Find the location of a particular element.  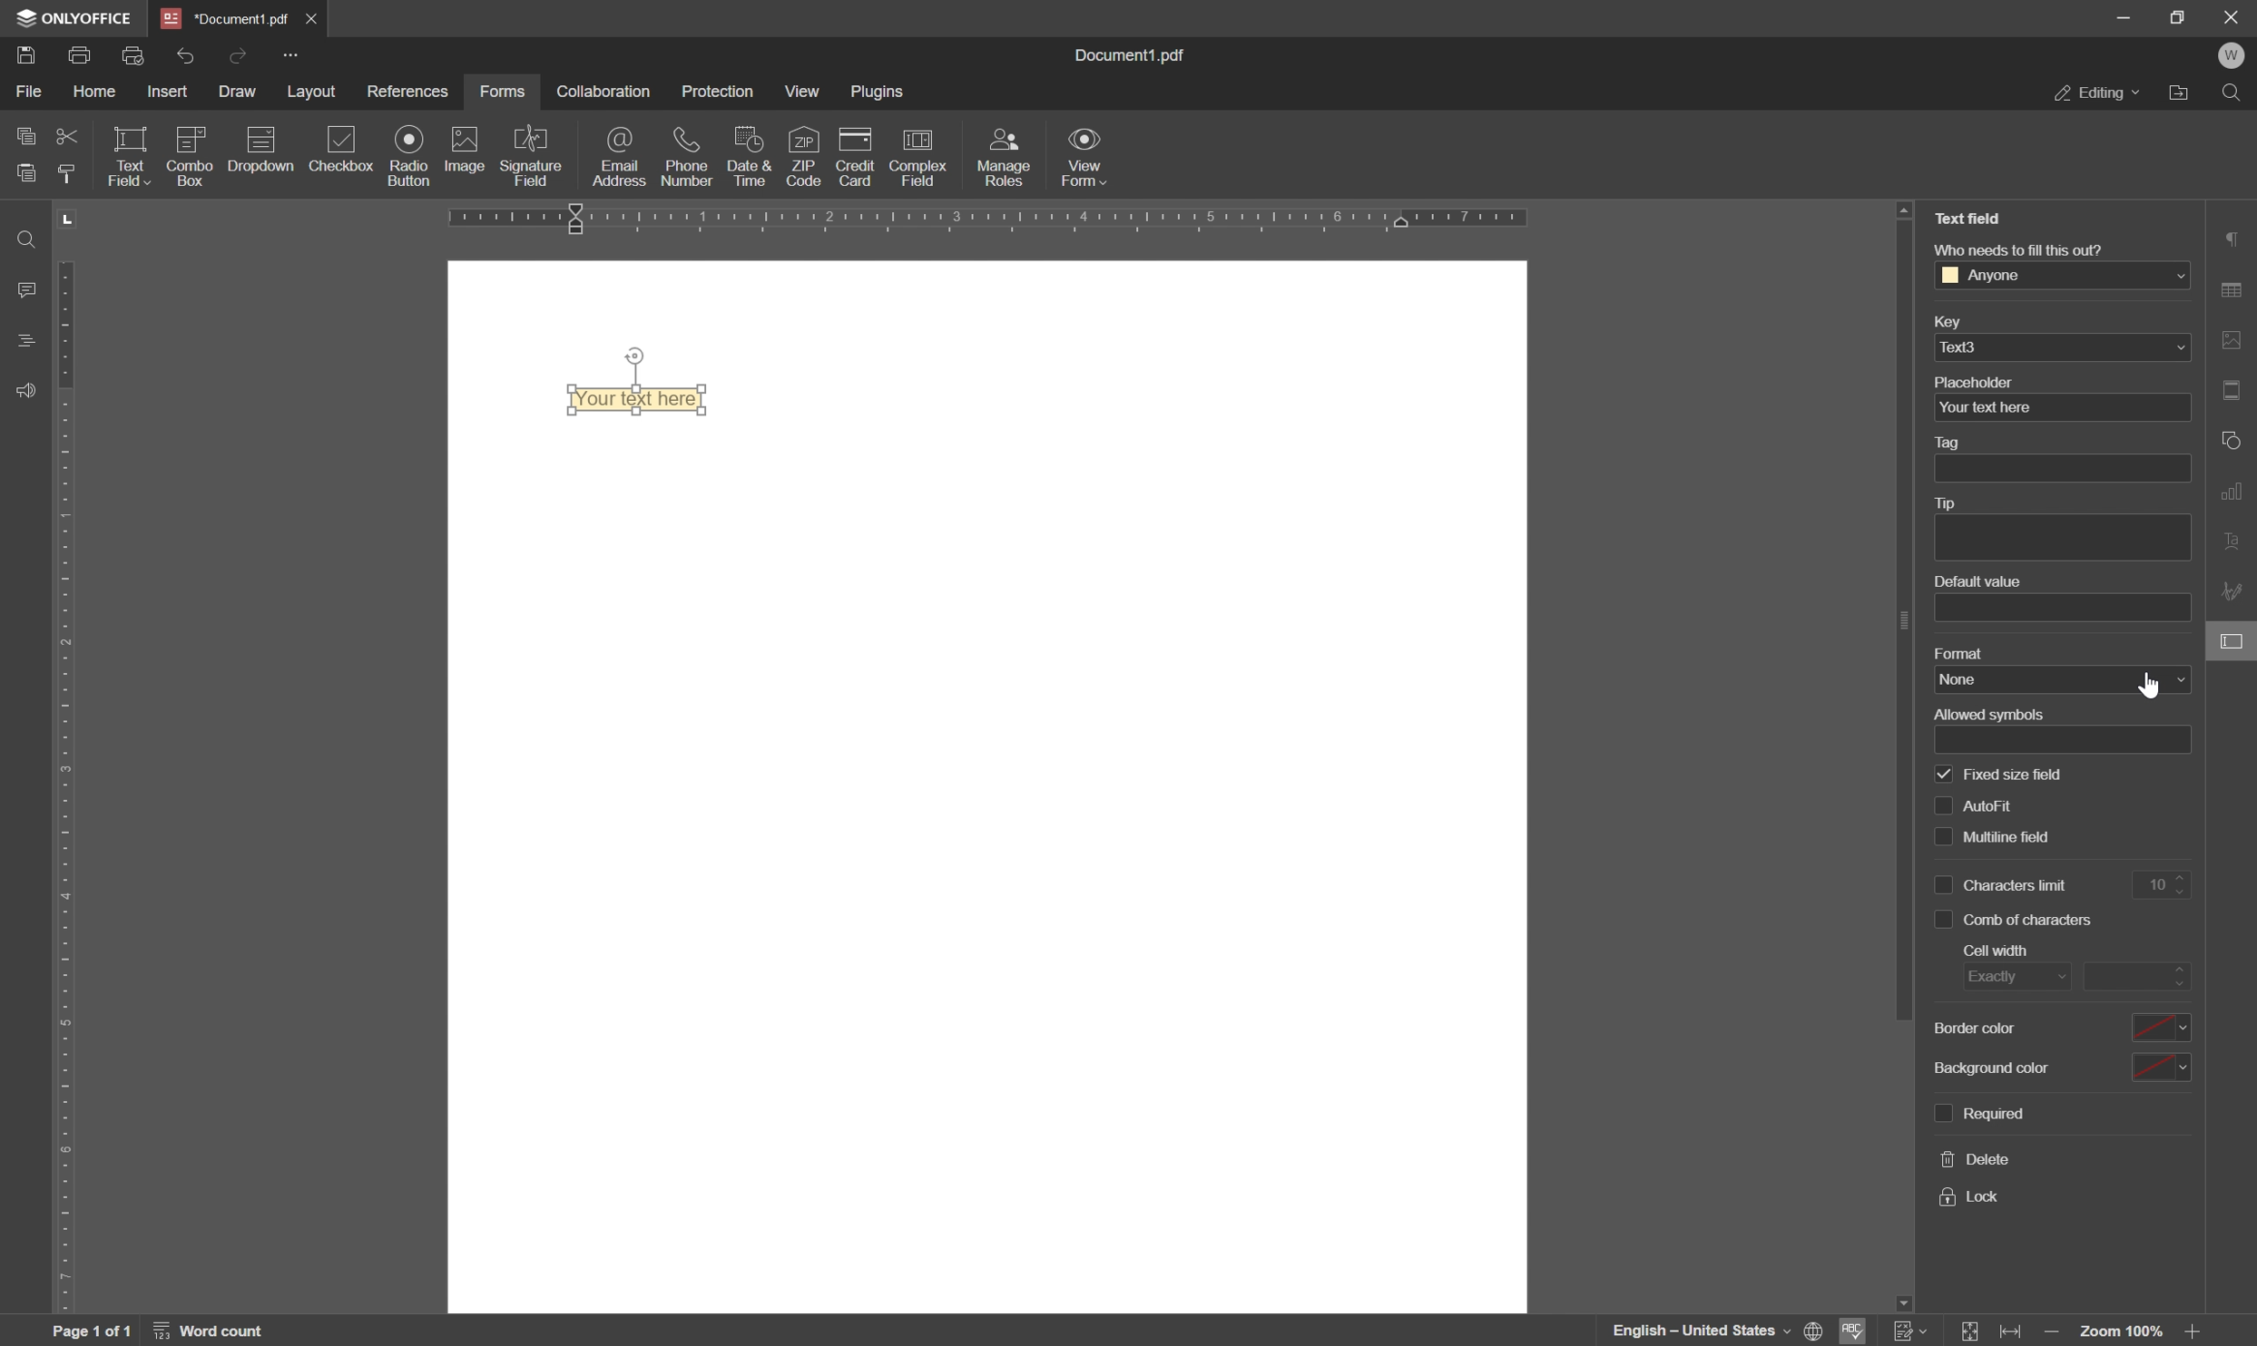

undo is located at coordinates (185, 54).